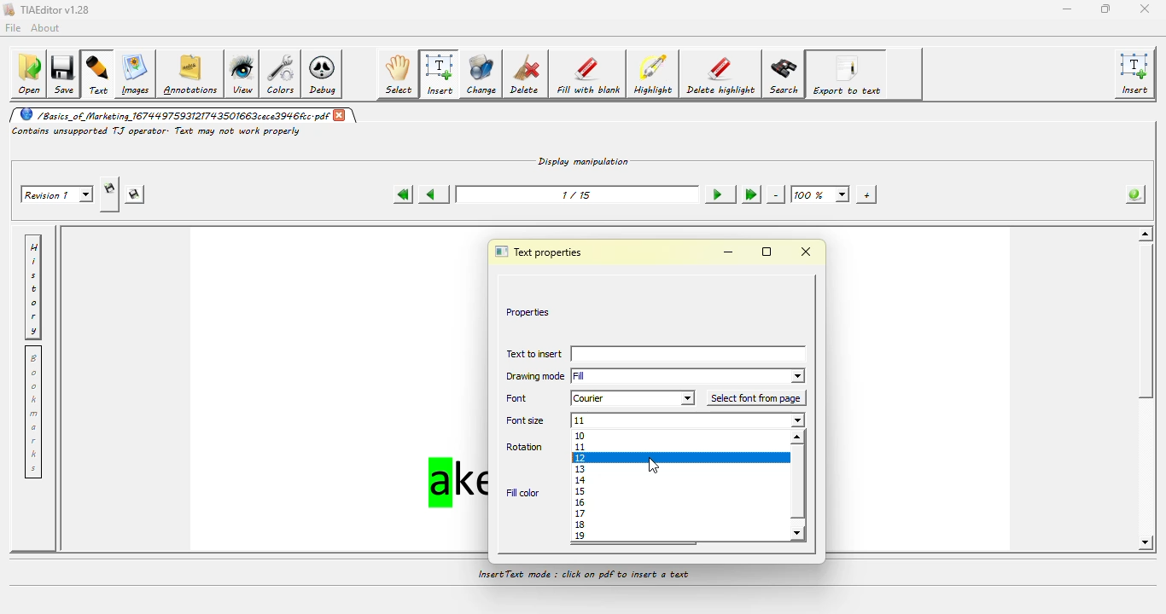 This screenshot has height=614, width=1166. I want to click on Text to insert, so click(533, 356).